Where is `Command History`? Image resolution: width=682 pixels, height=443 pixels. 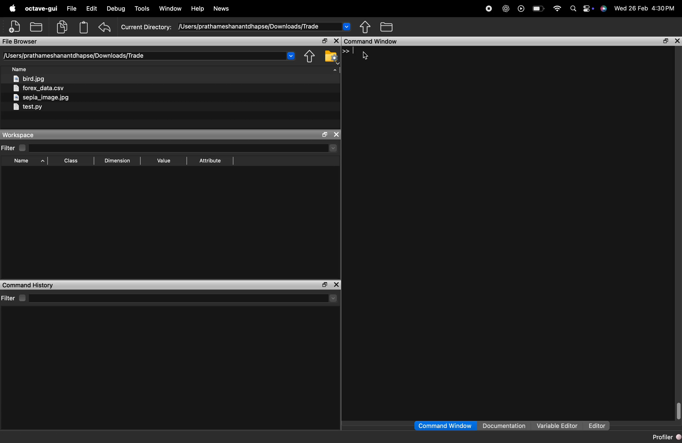 Command History is located at coordinates (28, 286).